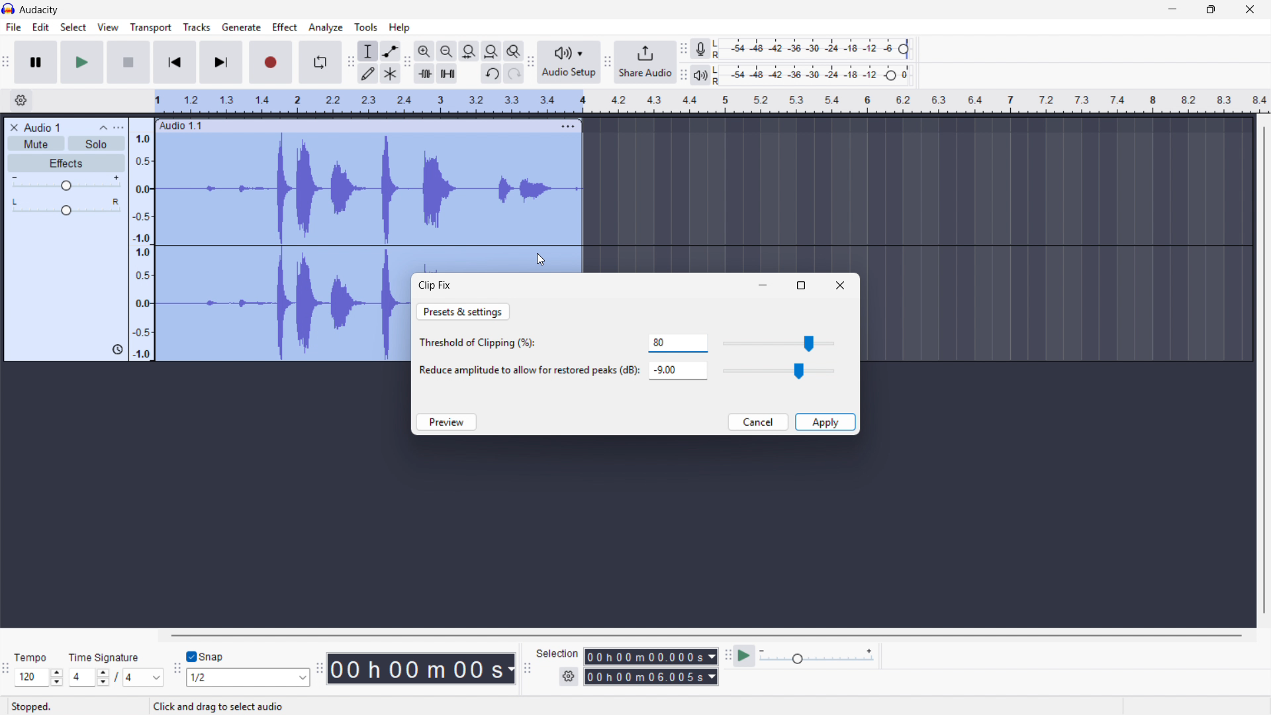  I want to click on Recording metre toolbar, so click(683, 49).